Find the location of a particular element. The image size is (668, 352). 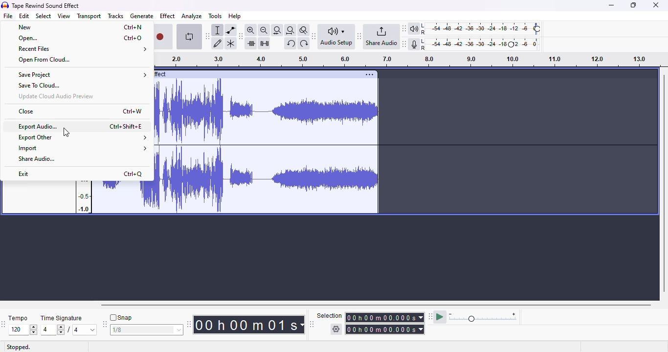

save project is located at coordinates (81, 75).